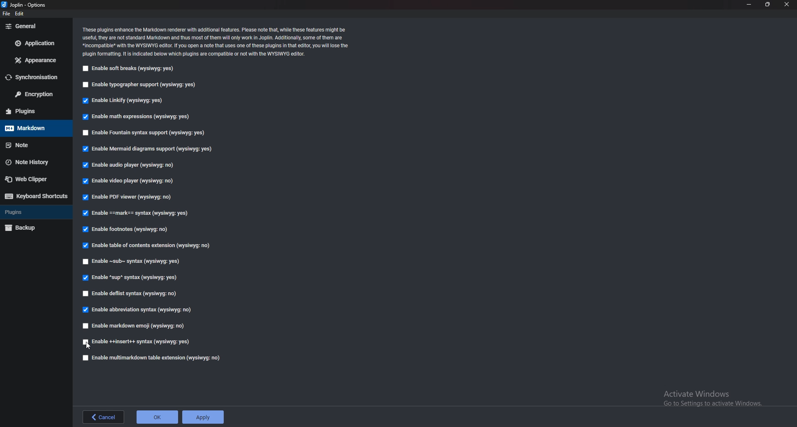 The height and width of the screenshot is (427, 797). I want to click on keyboard shortcuts, so click(36, 197).